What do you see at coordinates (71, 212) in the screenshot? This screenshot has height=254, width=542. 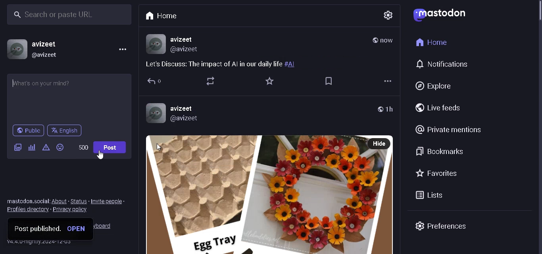 I see `PRIVACY POLICY` at bounding box center [71, 212].